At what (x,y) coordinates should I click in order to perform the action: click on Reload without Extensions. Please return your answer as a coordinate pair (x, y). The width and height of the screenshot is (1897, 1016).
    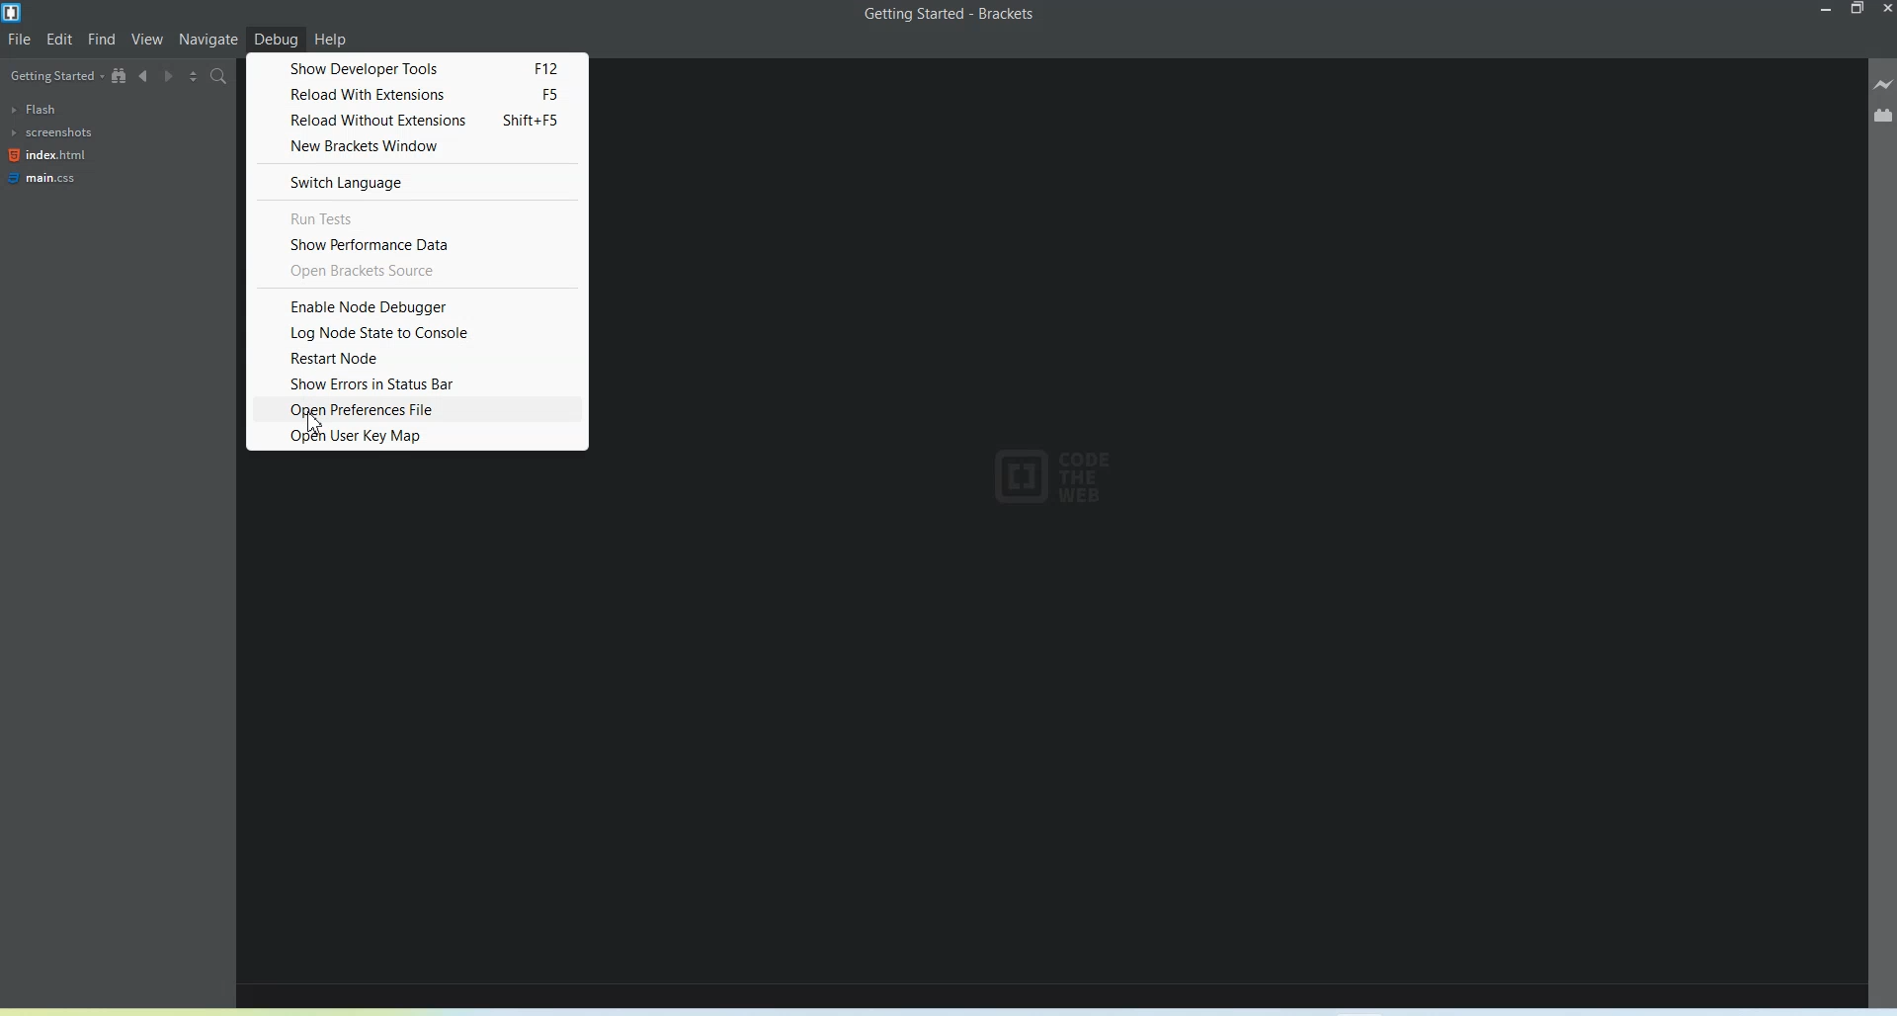
    Looking at the image, I should click on (417, 120).